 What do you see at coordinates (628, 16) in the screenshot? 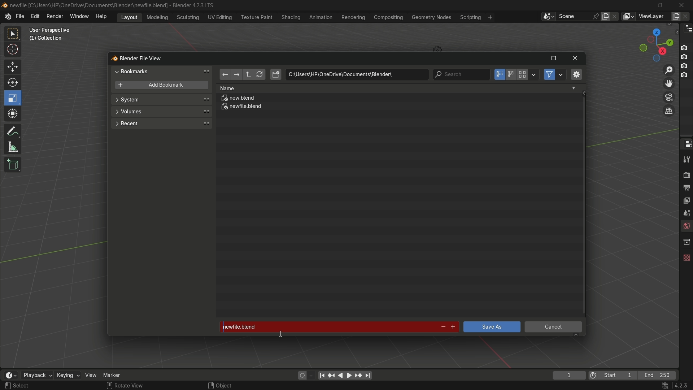
I see `view layer` at bounding box center [628, 16].